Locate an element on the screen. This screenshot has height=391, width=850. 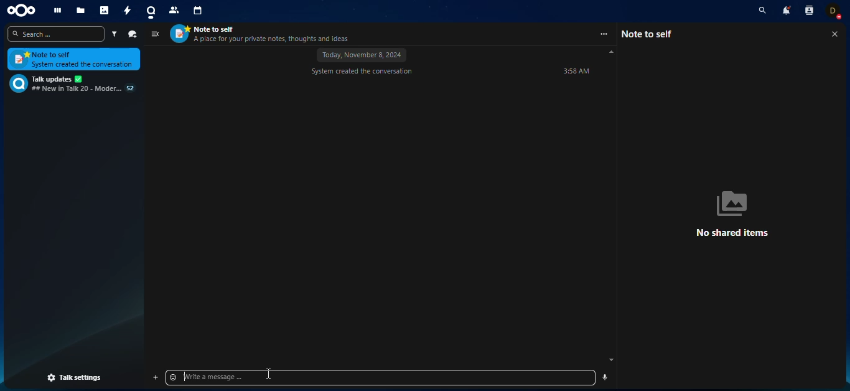
new chat is located at coordinates (133, 34).